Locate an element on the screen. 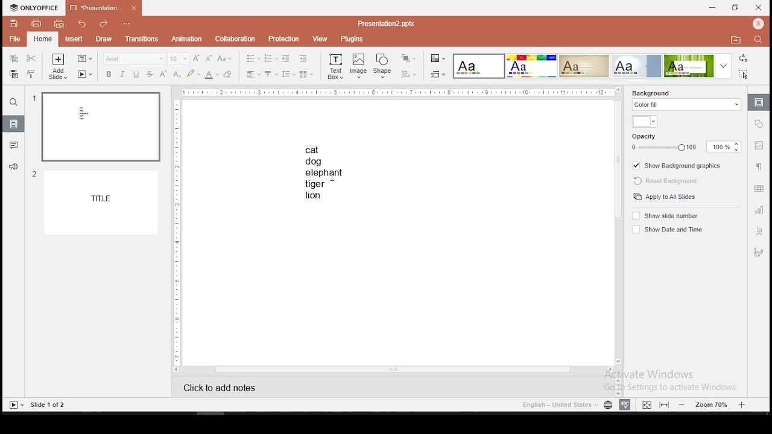 The width and height of the screenshot is (772, 434). text art tool is located at coordinates (759, 231).